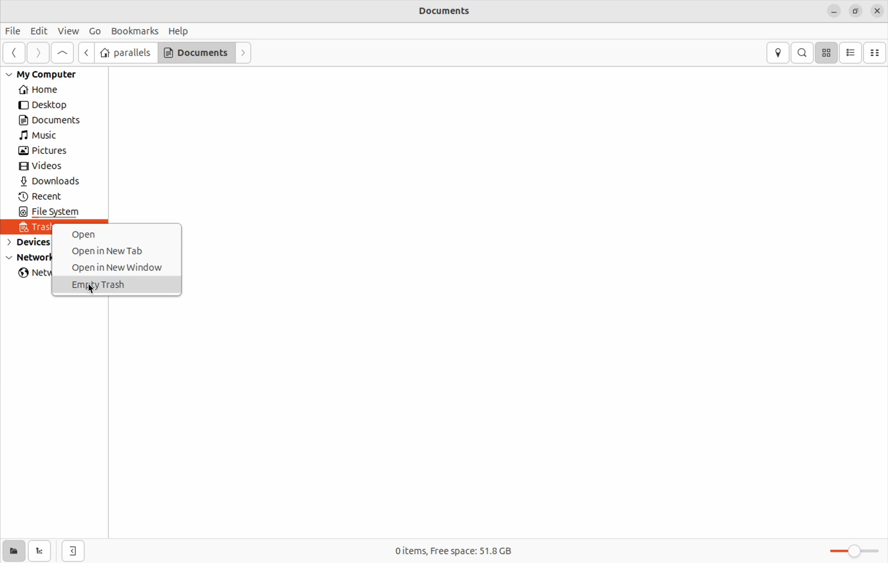 The image size is (888, 563). What do you see at coordinates (93, 289) in the screenshot?
I see `cursor` at bounding box center [93, 289].